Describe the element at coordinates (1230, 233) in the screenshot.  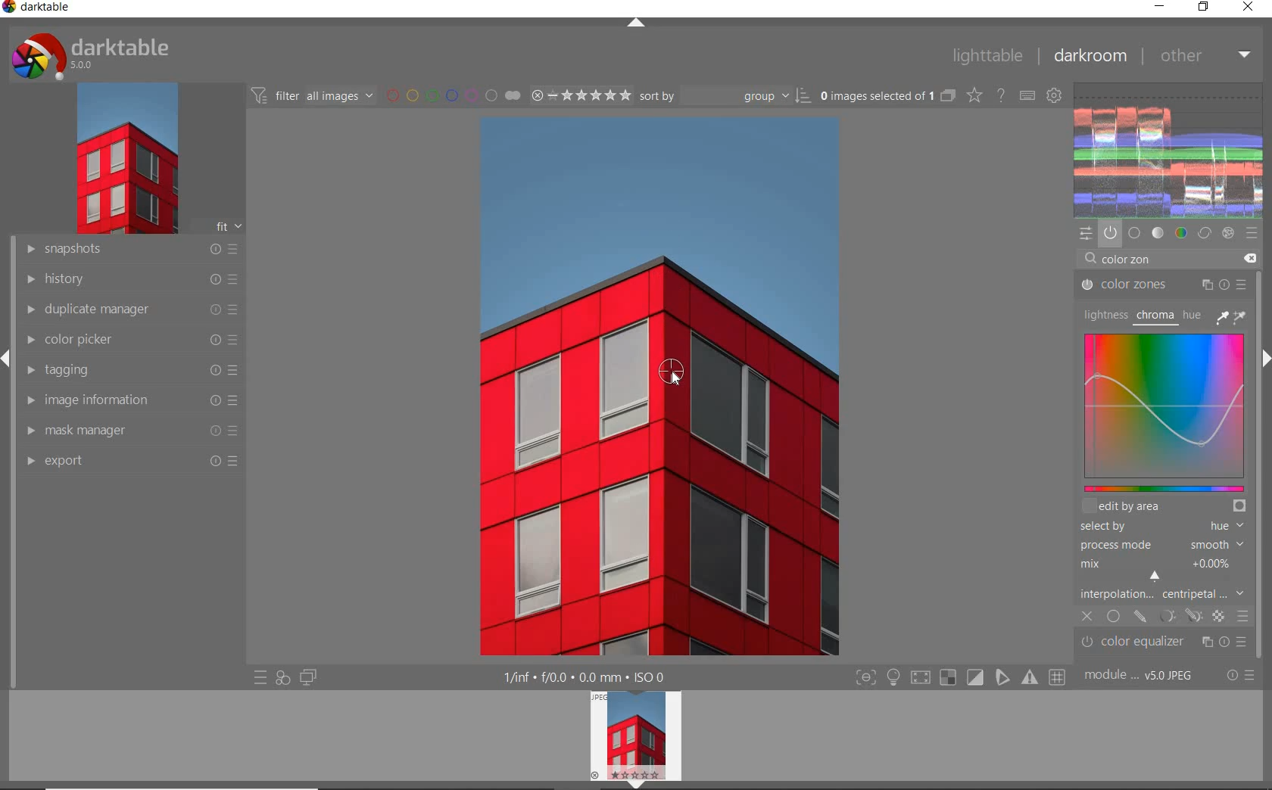
I see `effect` at that location.